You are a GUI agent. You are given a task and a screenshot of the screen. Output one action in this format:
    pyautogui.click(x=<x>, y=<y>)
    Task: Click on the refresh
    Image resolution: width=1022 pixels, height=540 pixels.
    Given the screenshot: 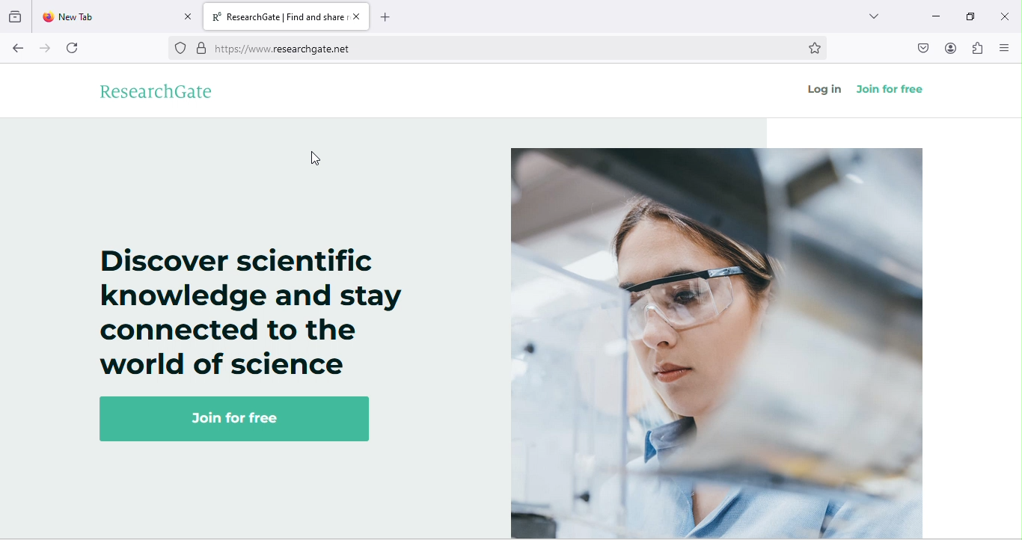 What is the action you would take?
    pyautogui.click(x=79, y=46)
    